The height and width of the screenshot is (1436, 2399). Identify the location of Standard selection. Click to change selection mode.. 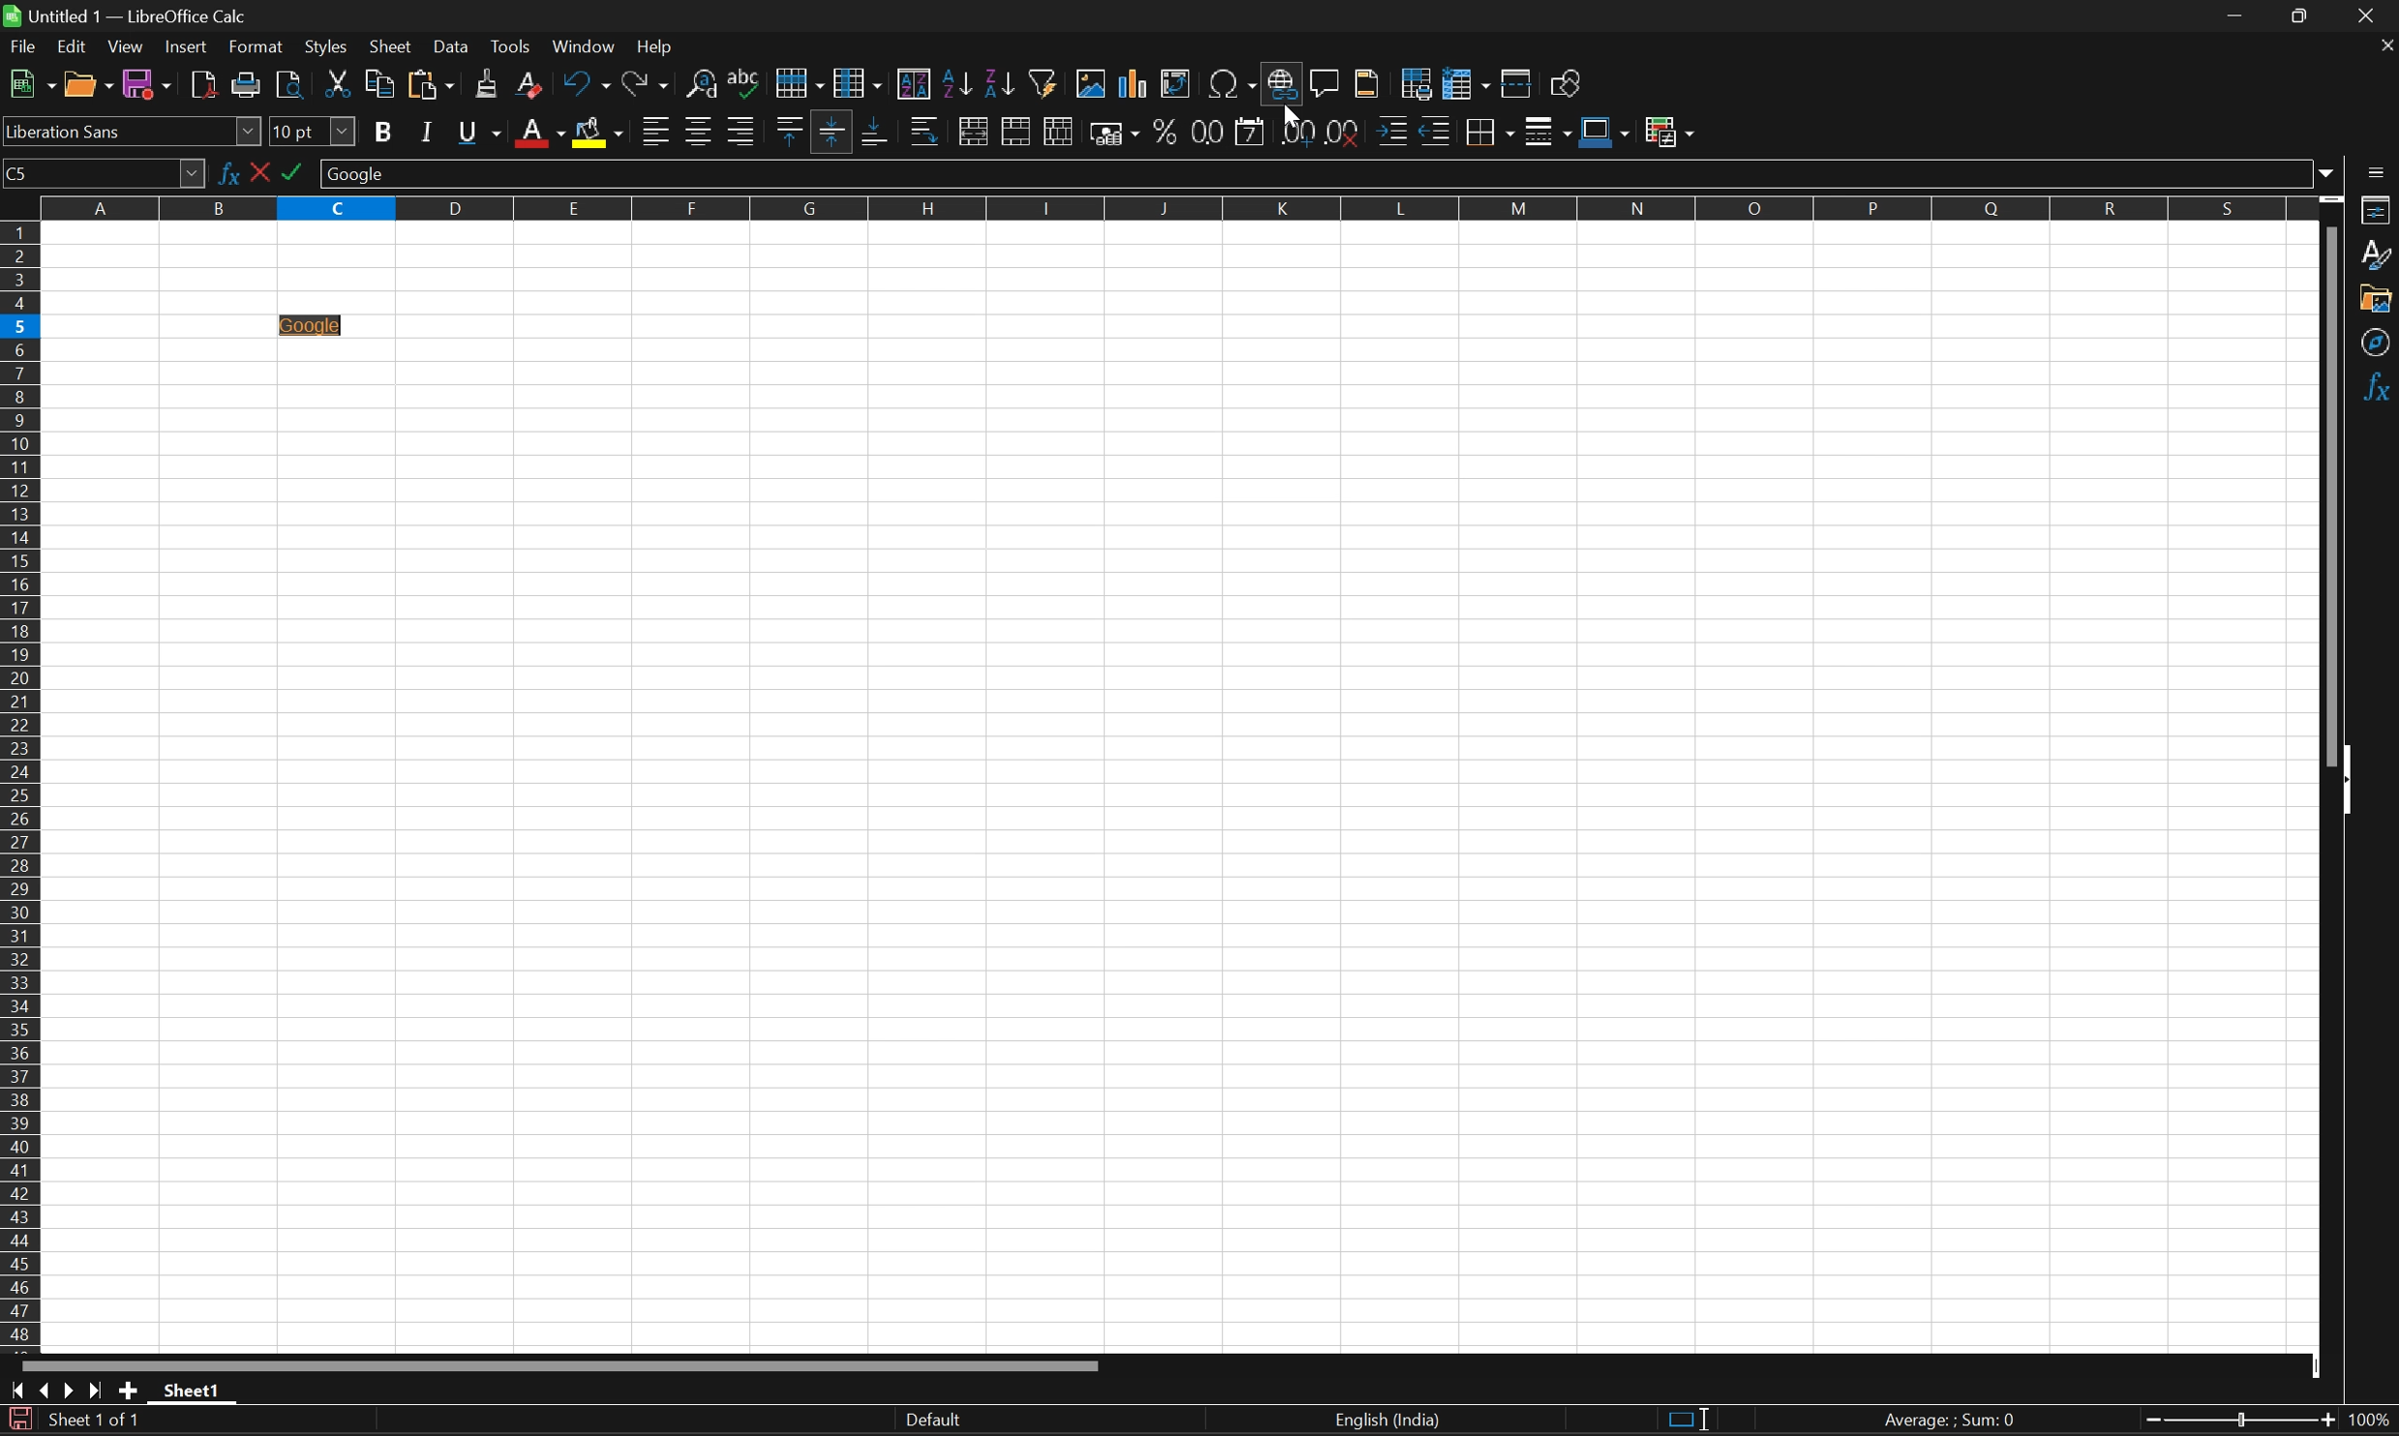
(1688, 1421).